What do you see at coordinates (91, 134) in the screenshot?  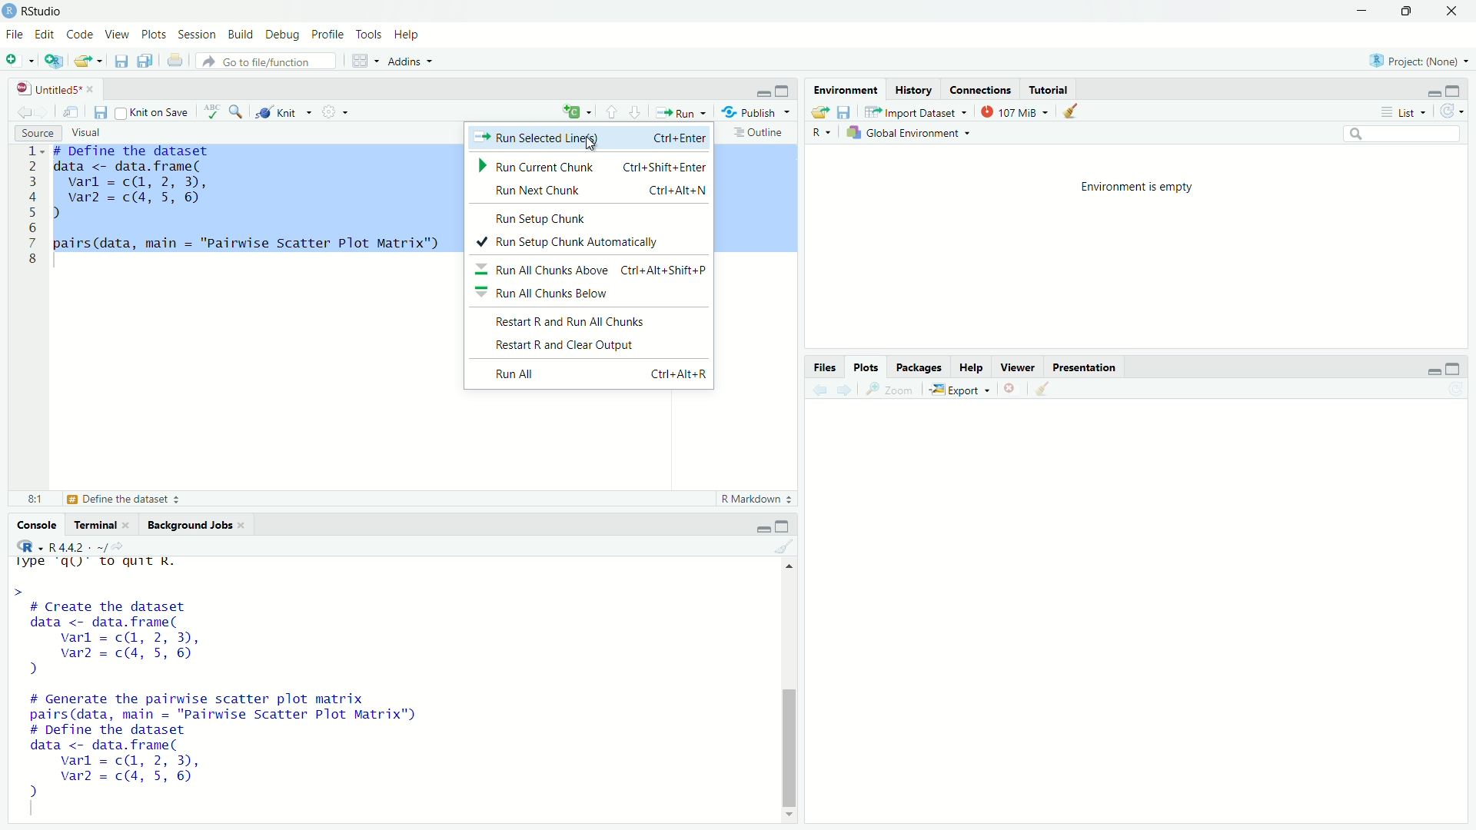 I see `Visual` at bounding box center [91, 134].